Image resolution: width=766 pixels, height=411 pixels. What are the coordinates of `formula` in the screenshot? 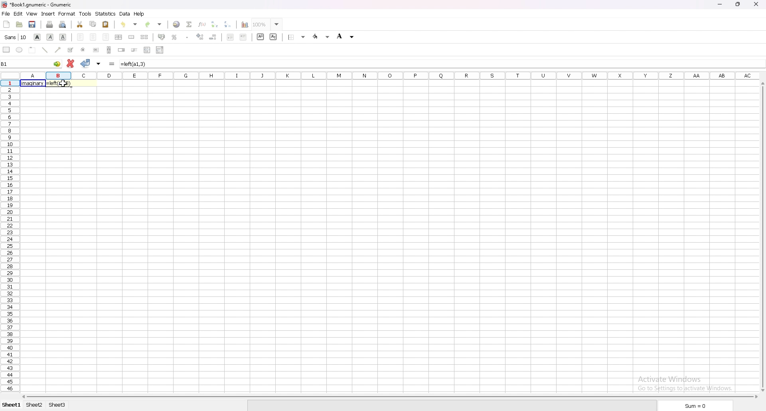 It's located at (136, 63).